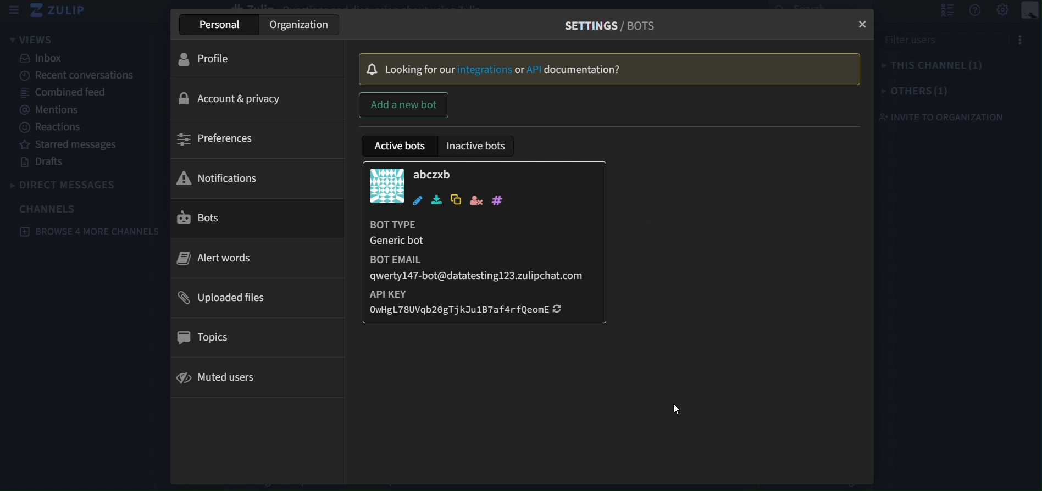 Image resolution: width=1042 pixels, height=491 pixels. I want to click on abczxb, so click(433, 175).